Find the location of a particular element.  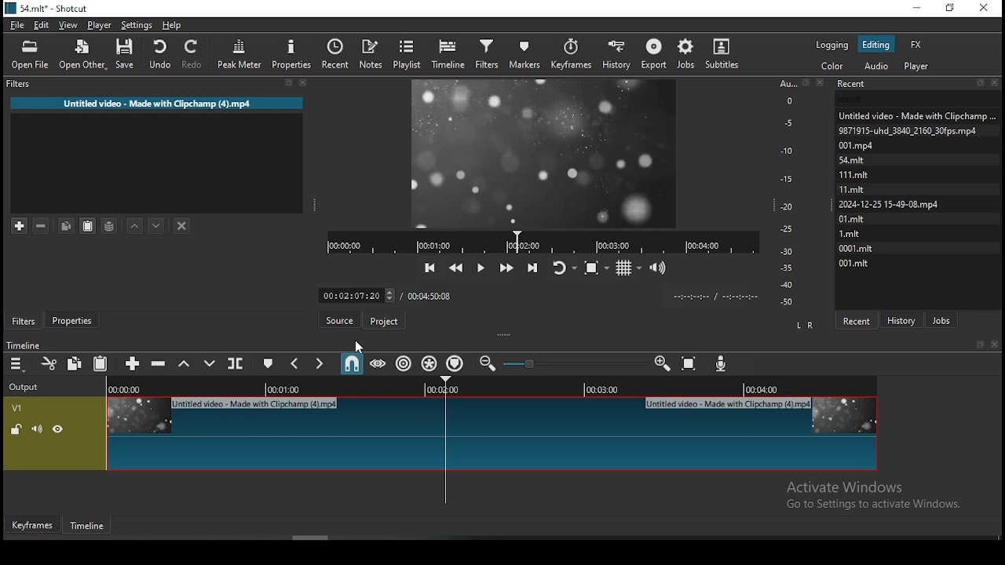

scale is located at coordinates (791, 191).